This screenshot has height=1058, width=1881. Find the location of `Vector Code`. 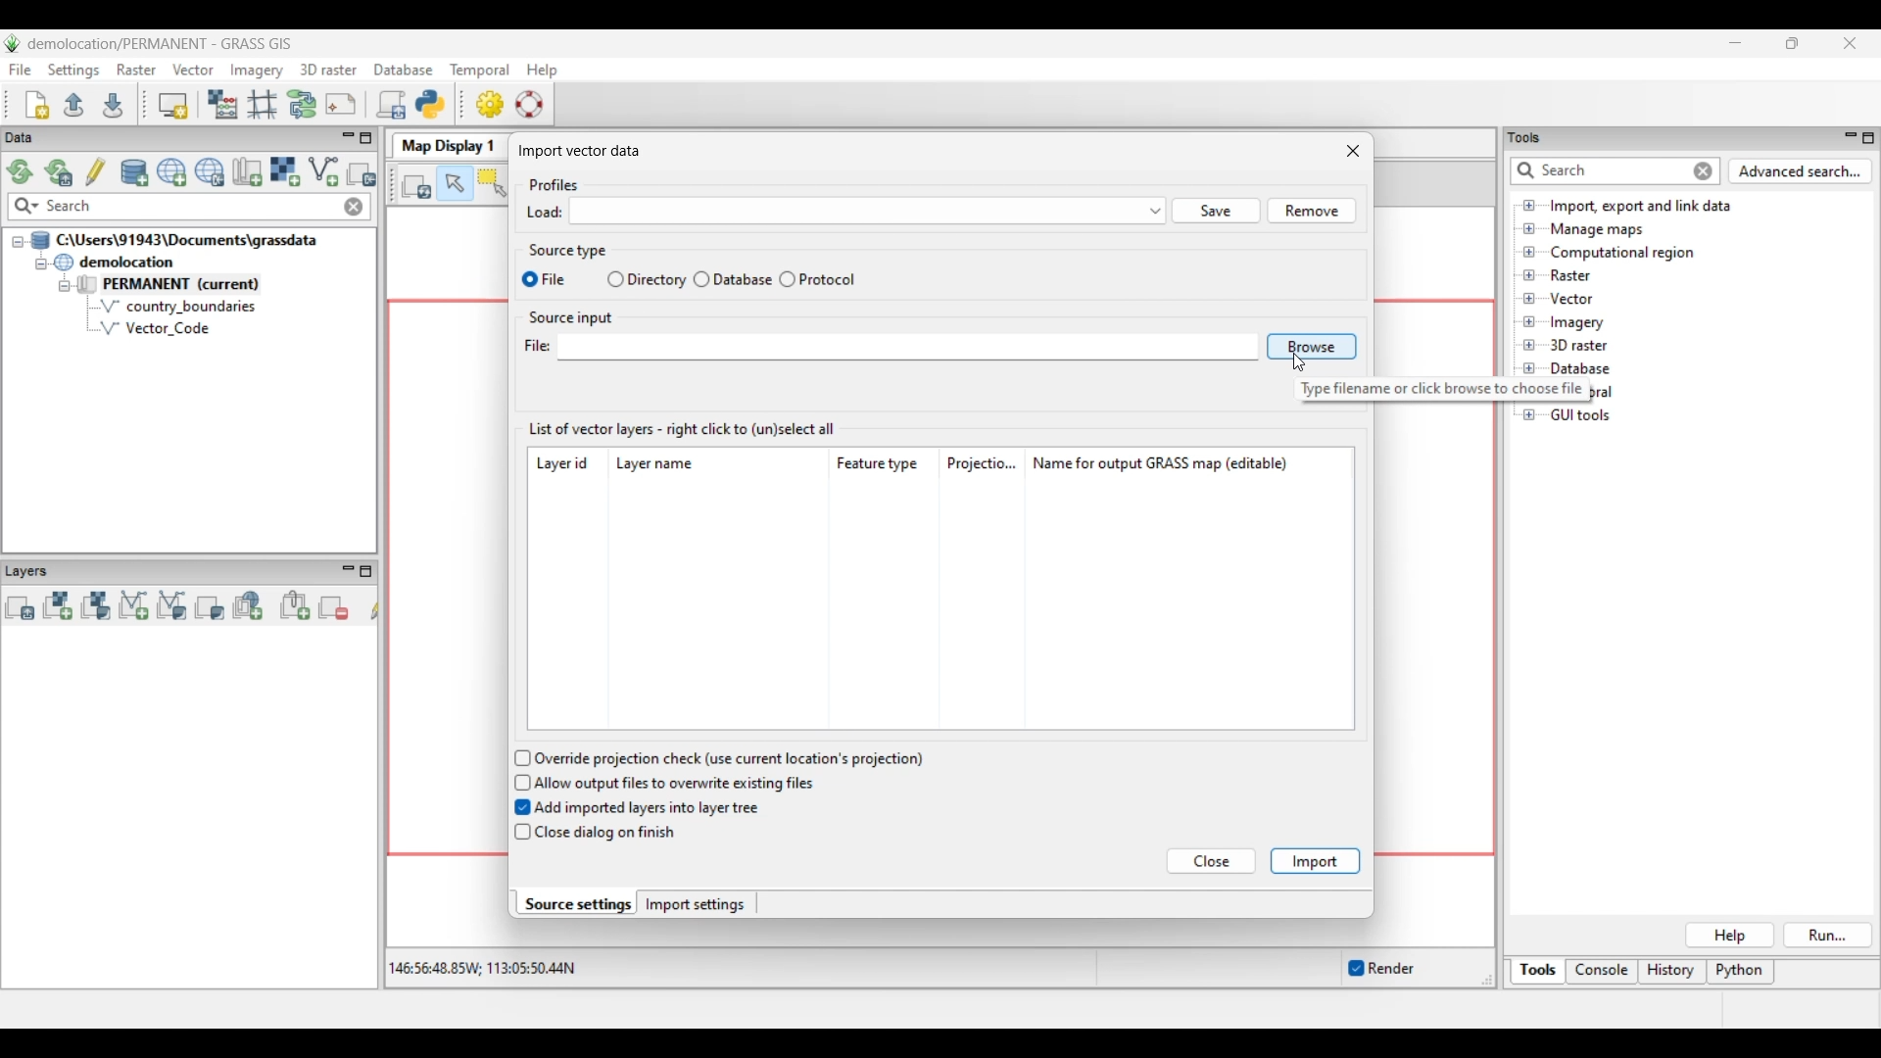

Vector Code is located at coordinates (166, 327).